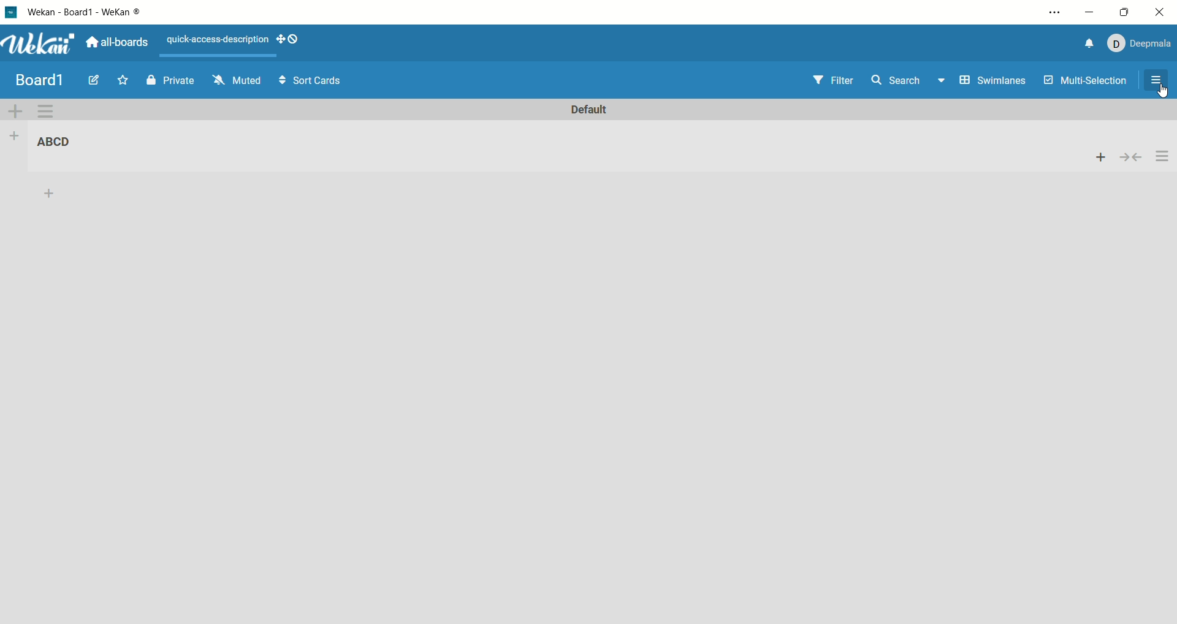 The width and height of the screenshot is (1177, 624). I want to click on account, so click(1140, 44).